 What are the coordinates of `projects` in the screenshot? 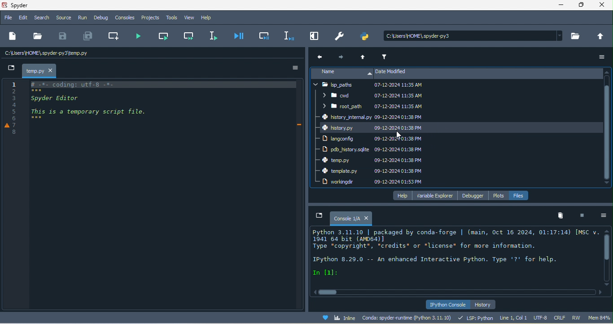 It's located at (149, 18).